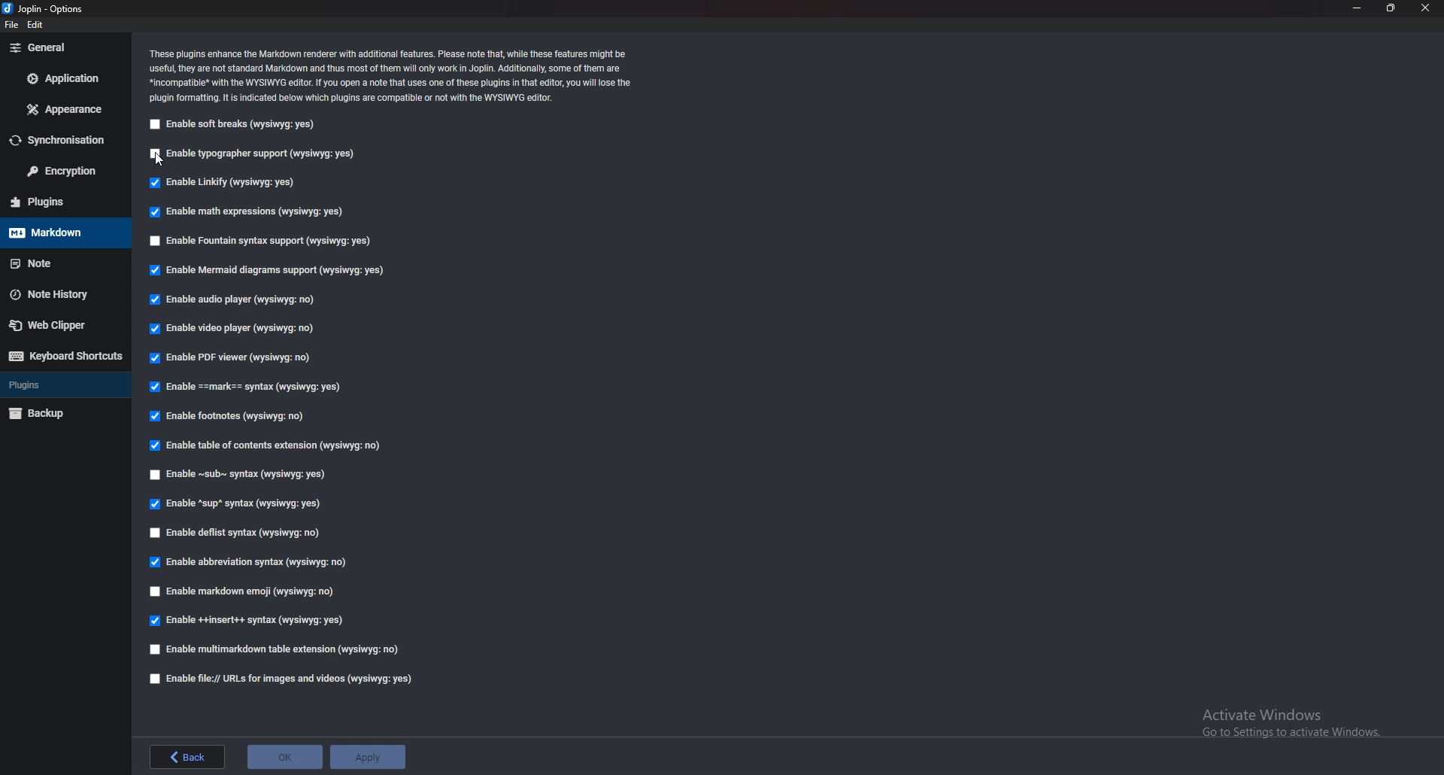 The image size is (1444, 775). What do you see at coordinates (266, 241) in the screenshot?
I see `enable fountain syntax support` at bounding box center [266, 241].